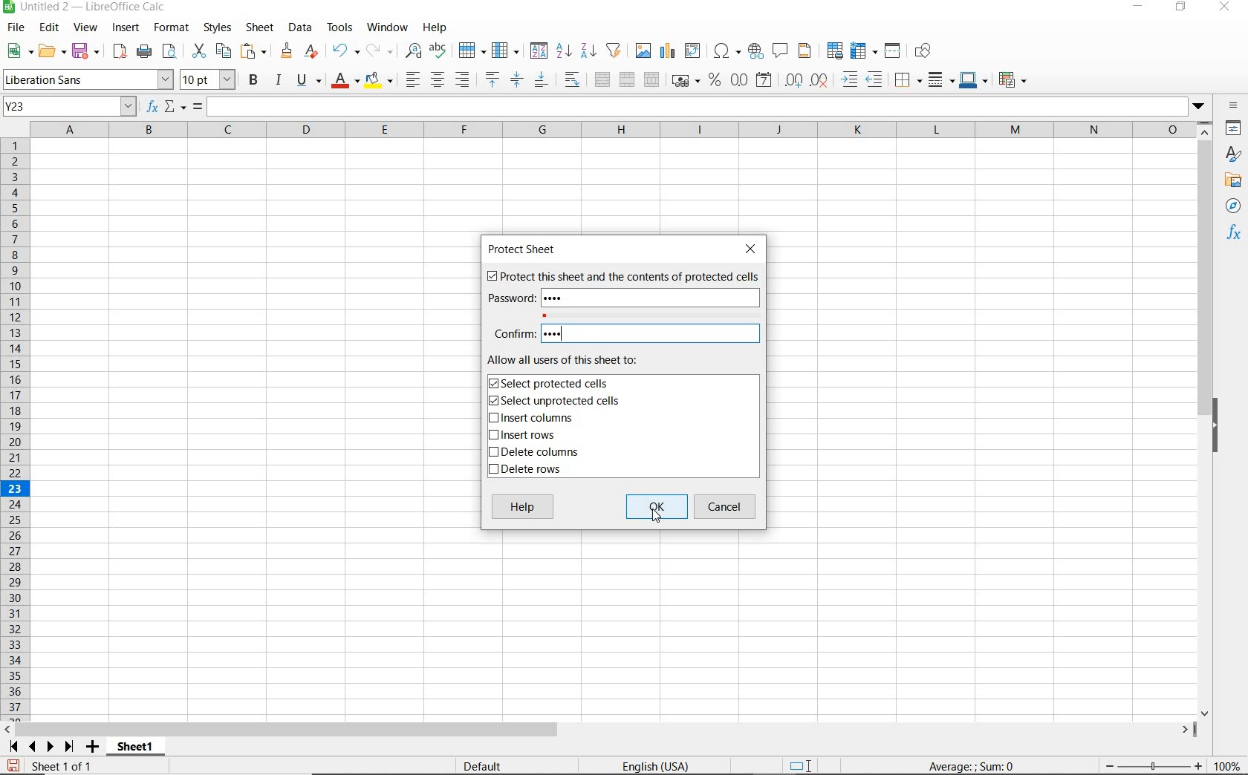 This screenshot has width=1248, height=775. I want to click on FREEZE ROWS AND COLUMNS, so click(865, 50).